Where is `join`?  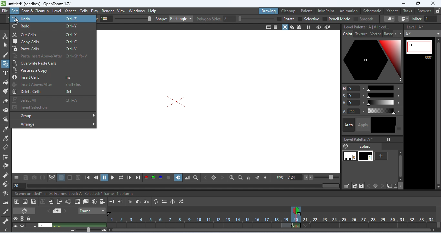 join is located at coordinates (403, 19).